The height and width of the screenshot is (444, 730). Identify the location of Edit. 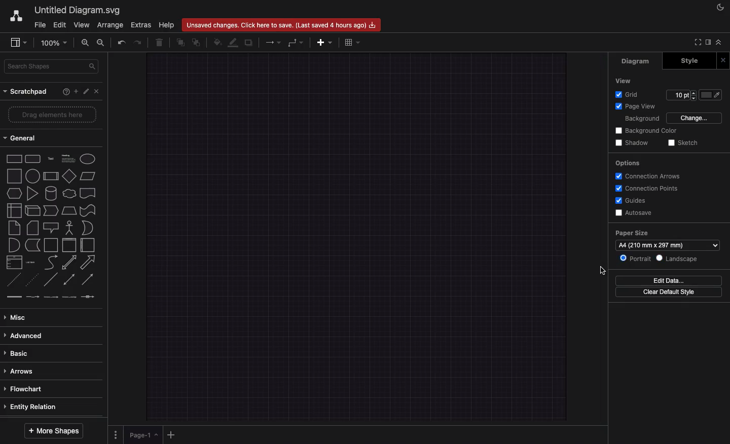
(61, 25).